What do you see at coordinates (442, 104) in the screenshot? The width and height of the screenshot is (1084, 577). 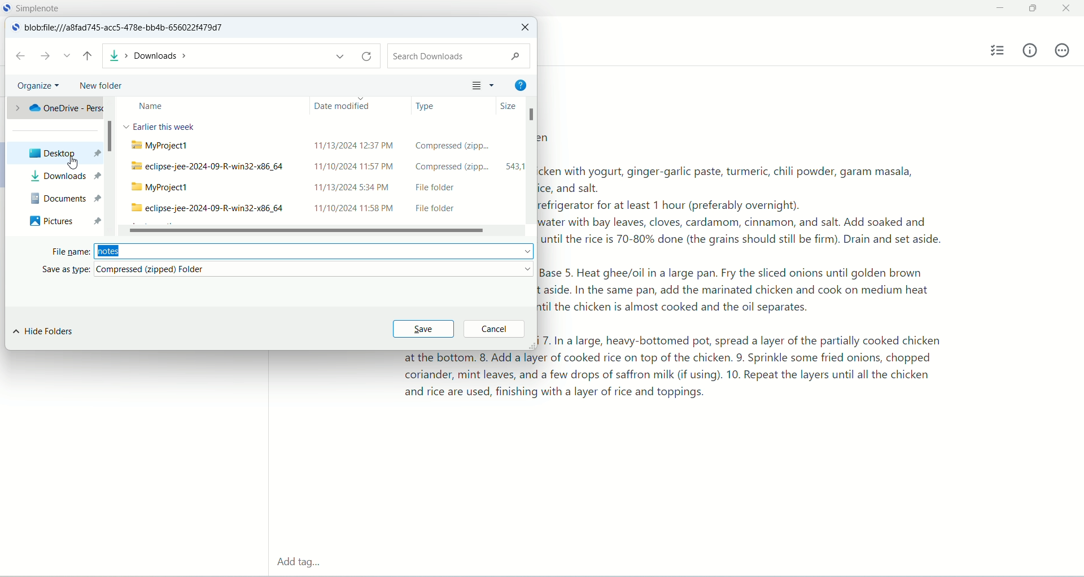 I see `type` at bounding box center [442, 104].